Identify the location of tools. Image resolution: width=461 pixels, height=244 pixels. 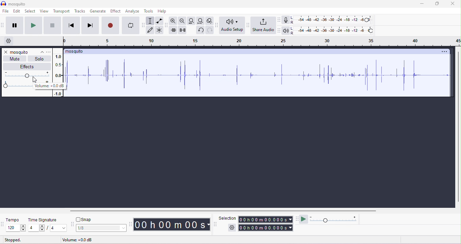
(148, 11).